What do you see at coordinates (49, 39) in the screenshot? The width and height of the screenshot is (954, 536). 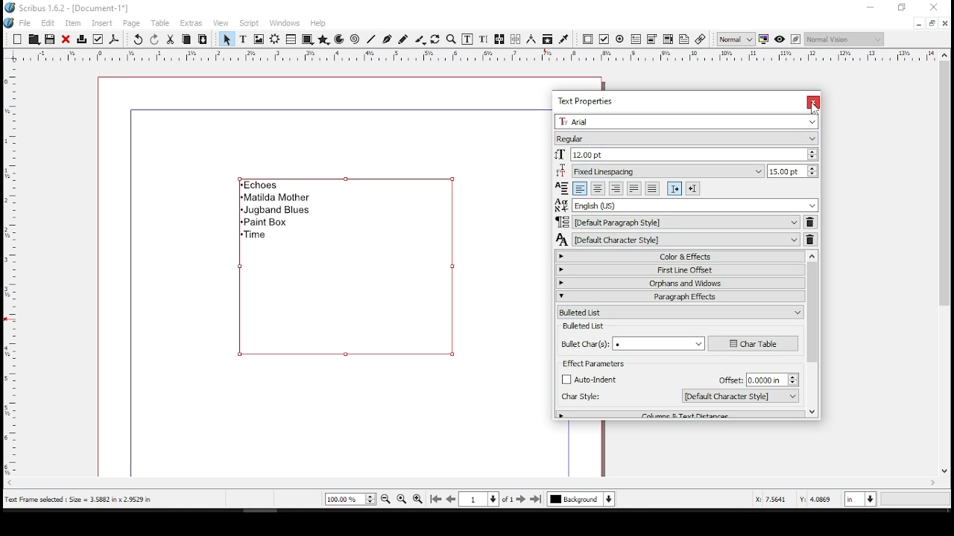 I see `save` at bounding box center [49, 39].